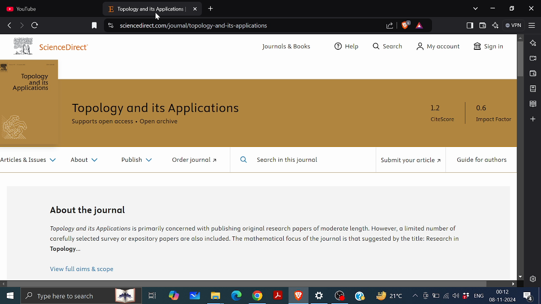 This screenshot has width=541, height=304. Describe the element at coordinates (470, 25) in the screenshot. I see `Show sidebar` at that location.